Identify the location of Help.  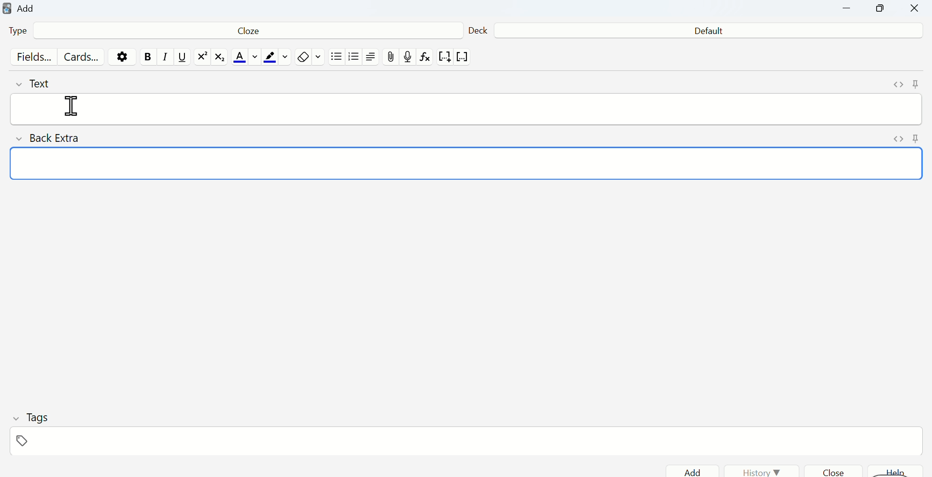
(897, 471).